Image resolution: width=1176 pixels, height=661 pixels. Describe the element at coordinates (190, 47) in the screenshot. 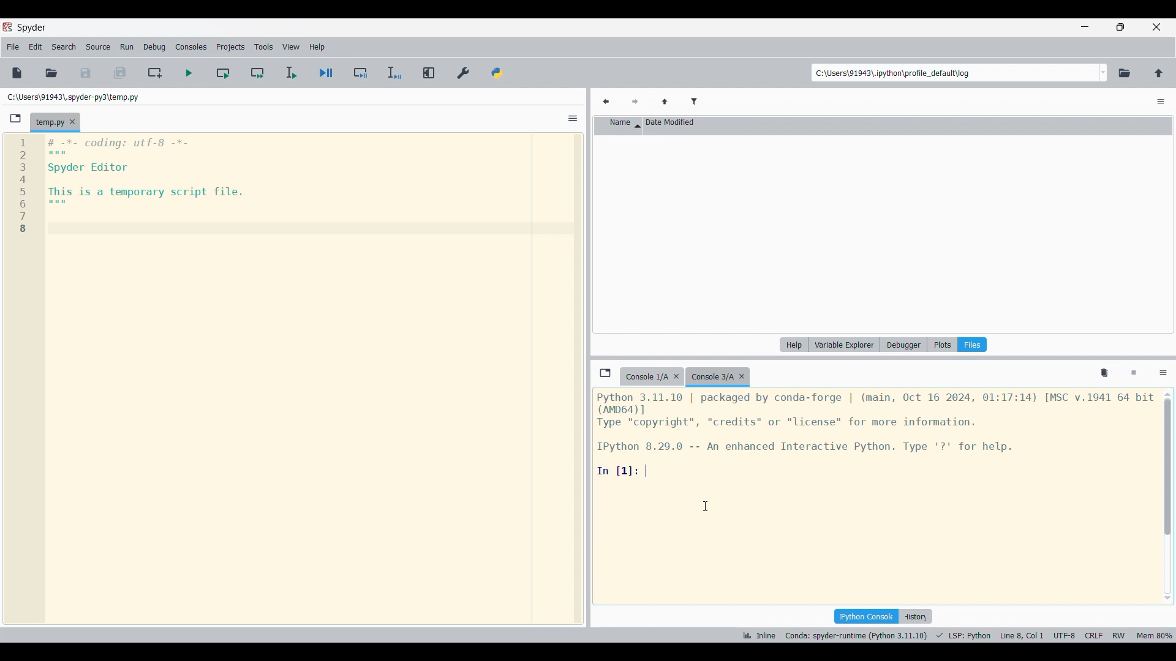

I see `Consoles menu` at that location.